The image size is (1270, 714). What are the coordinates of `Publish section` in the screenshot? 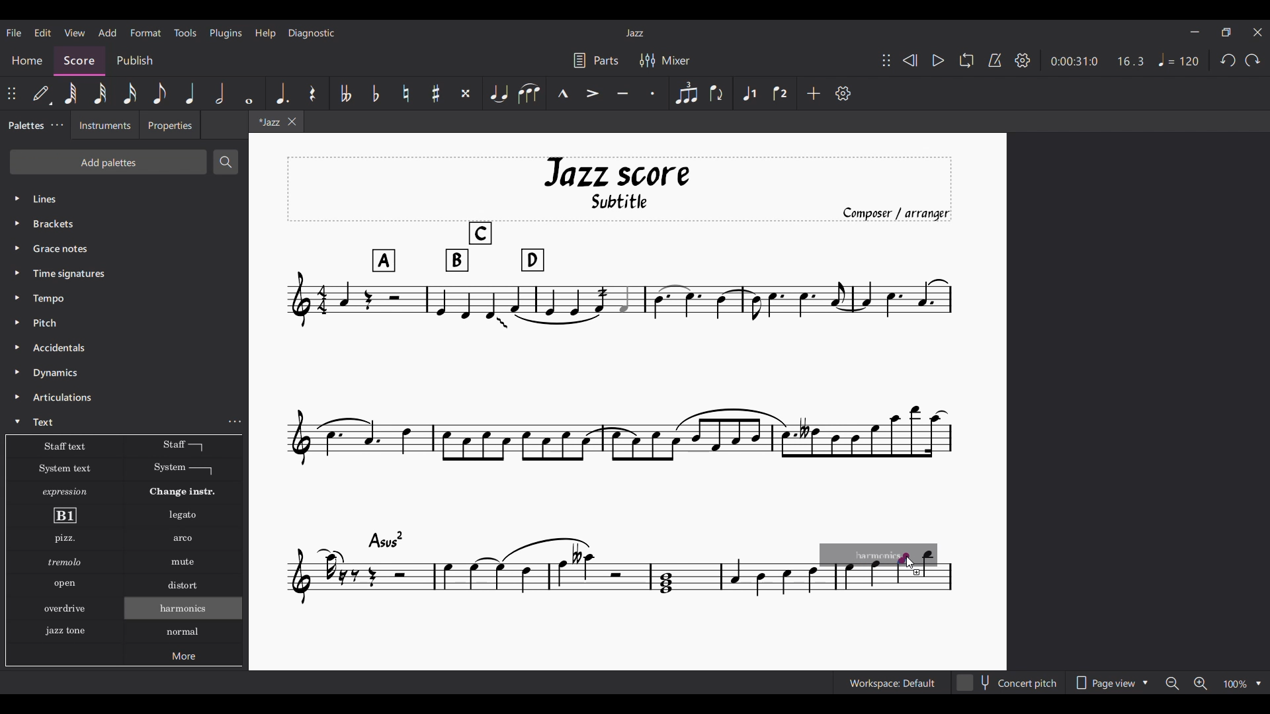 It's located at (135, 61).